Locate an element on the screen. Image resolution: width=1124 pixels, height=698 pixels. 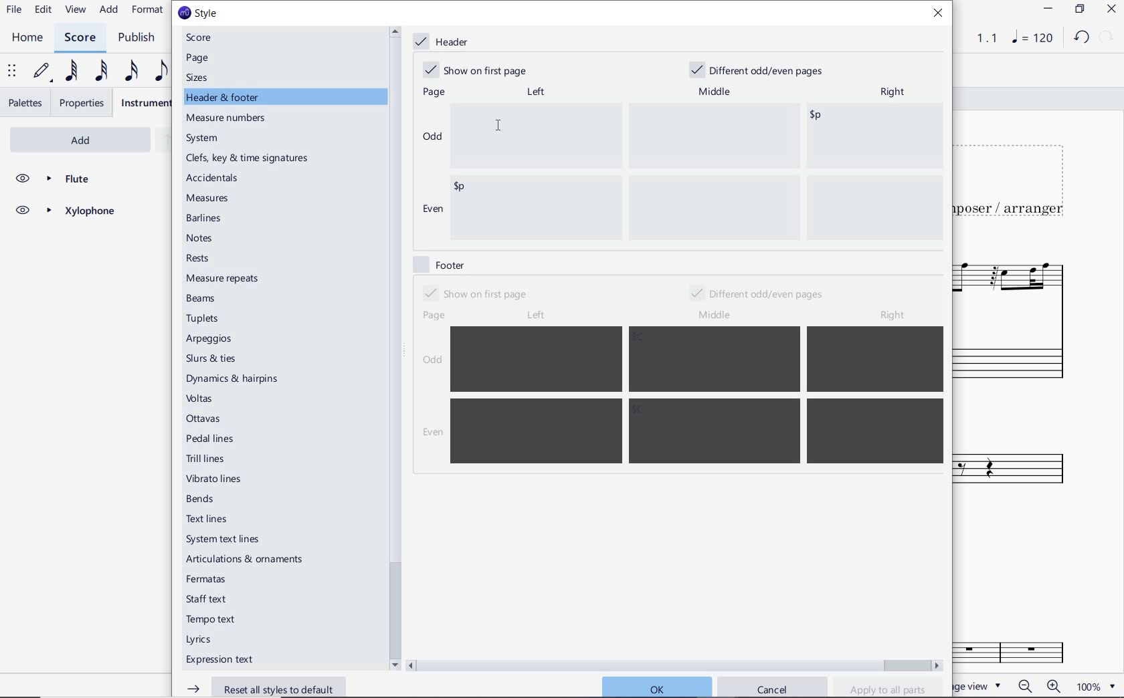
page is located at coordinates (435, 315).